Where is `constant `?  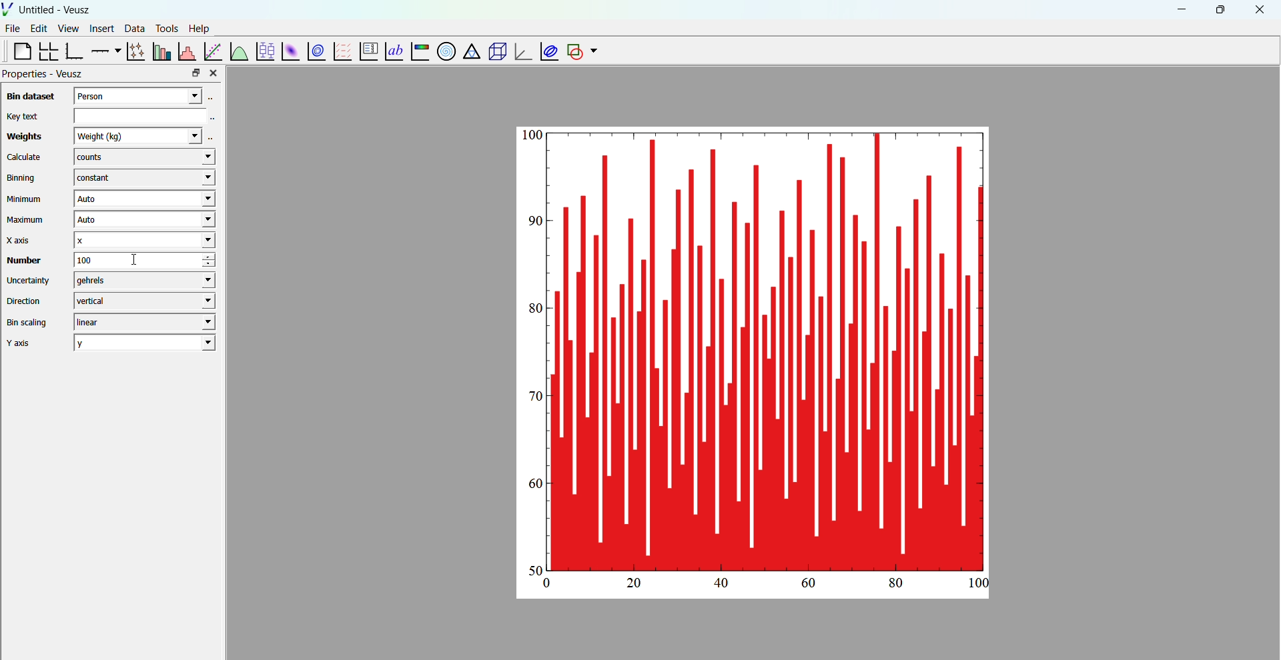
constant  is located at coordinates (141, 178).